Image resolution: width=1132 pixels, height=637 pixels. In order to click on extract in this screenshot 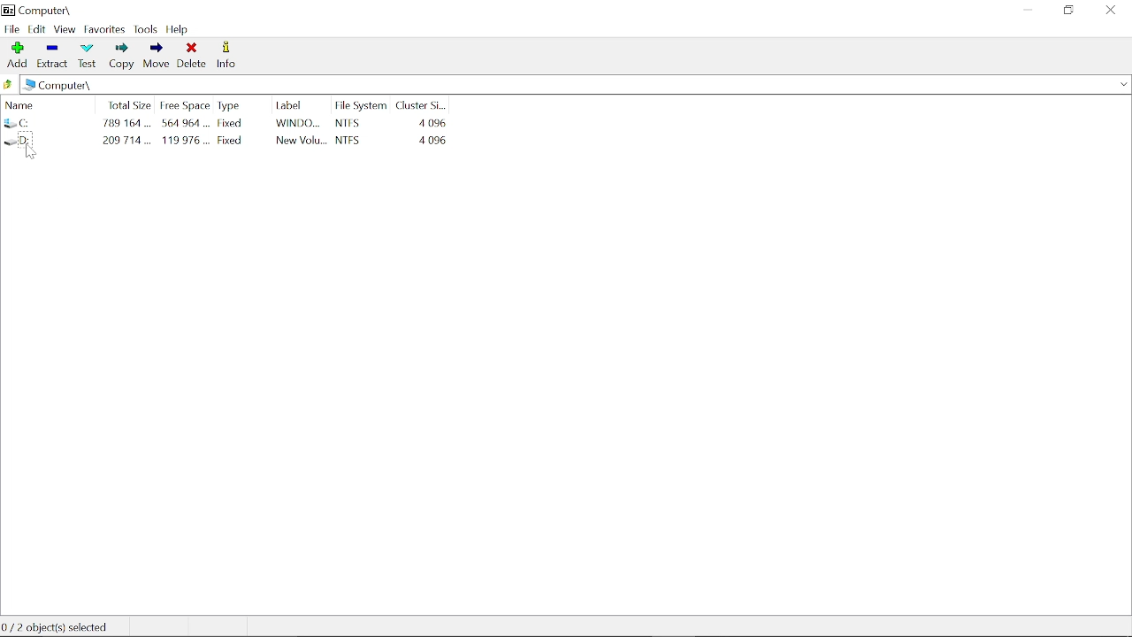, I will do `click(51, 54)`.